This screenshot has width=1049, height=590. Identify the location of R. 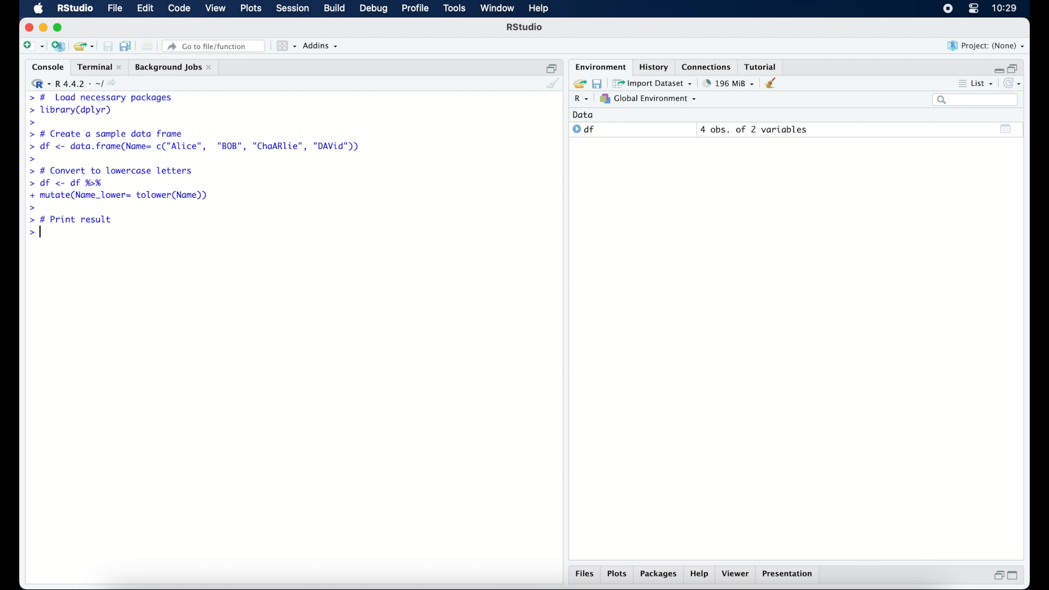
(580, 100).